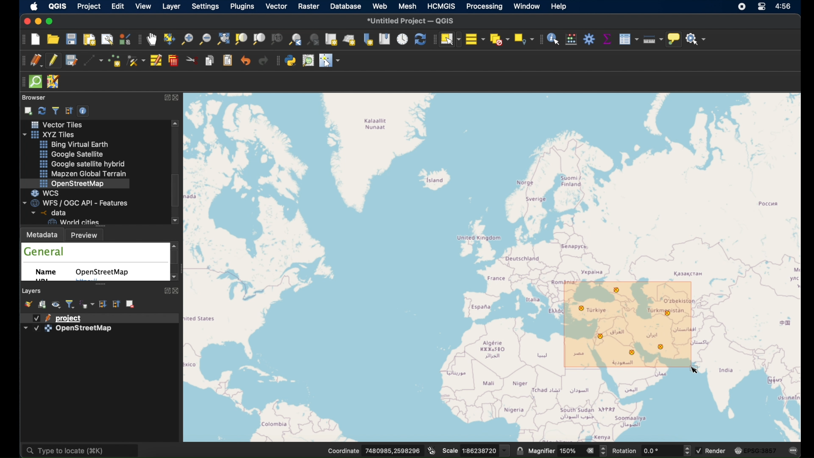  Describe the element at coordinates (674, 40) in the screenshot. I see `show map tips` at that location.